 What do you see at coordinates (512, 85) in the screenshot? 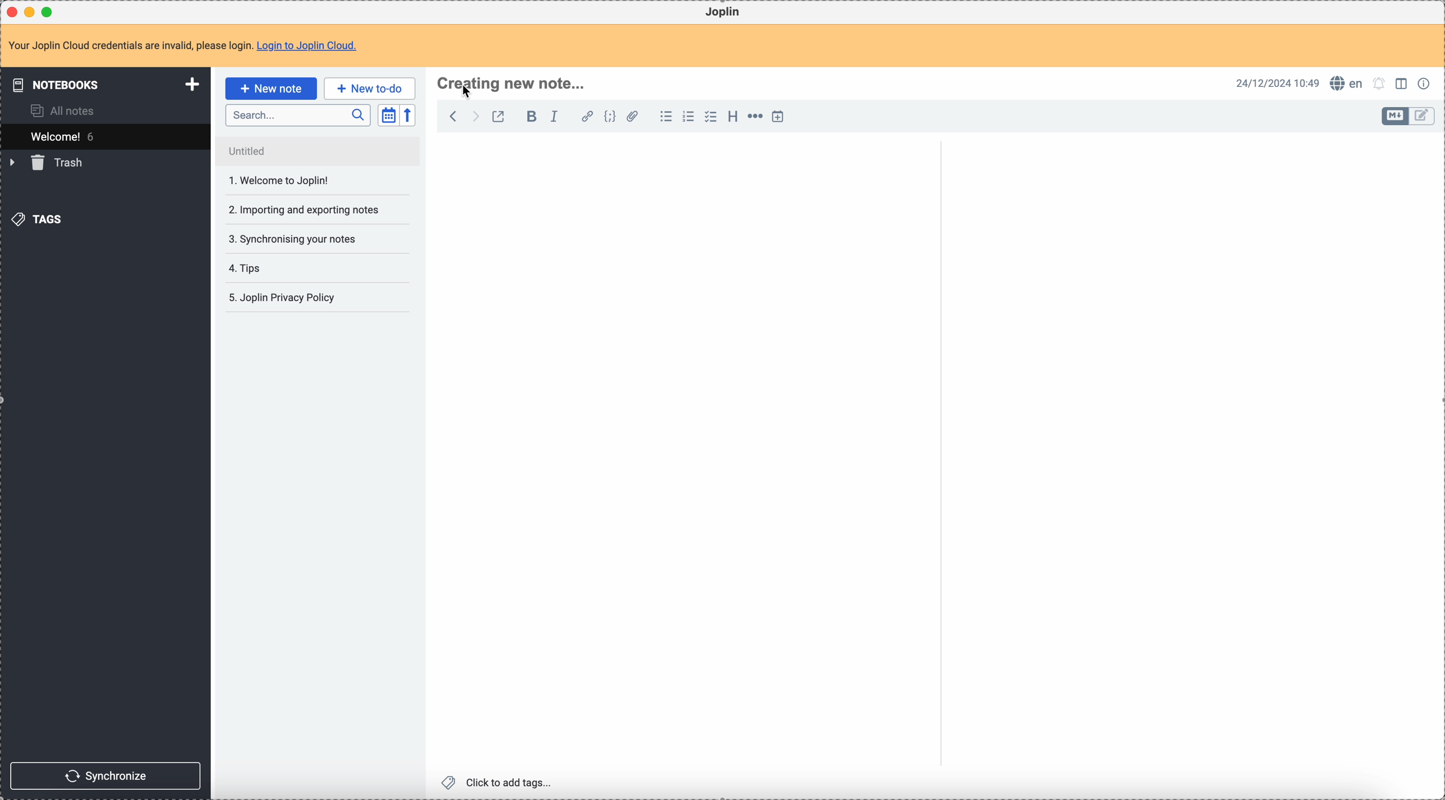
I see `click on title` at bounding box center [512, 85].